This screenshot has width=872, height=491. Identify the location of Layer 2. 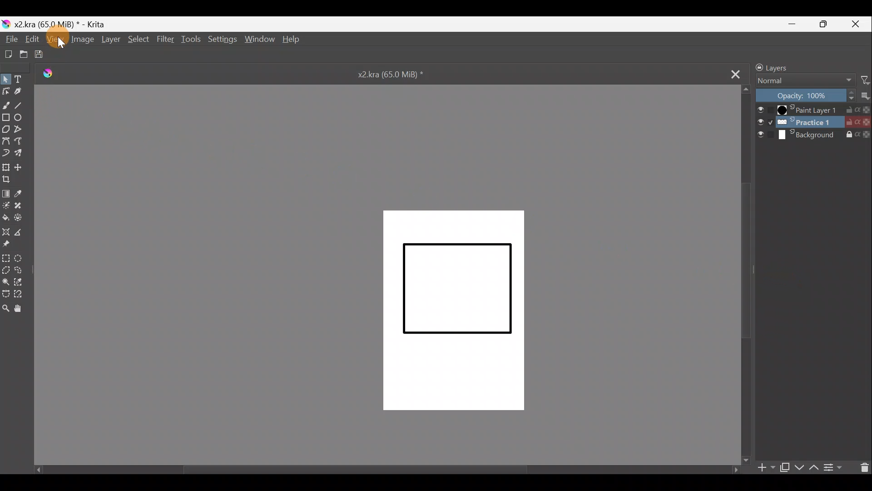
(813, 122).